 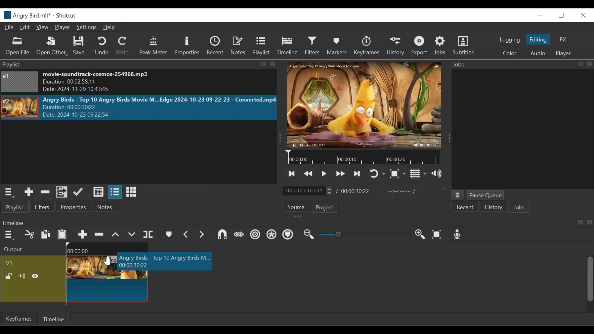 What do you see at coordinates (55, 319) in the screenshot?
I see `Timeline` at bounding box center [55, 319].